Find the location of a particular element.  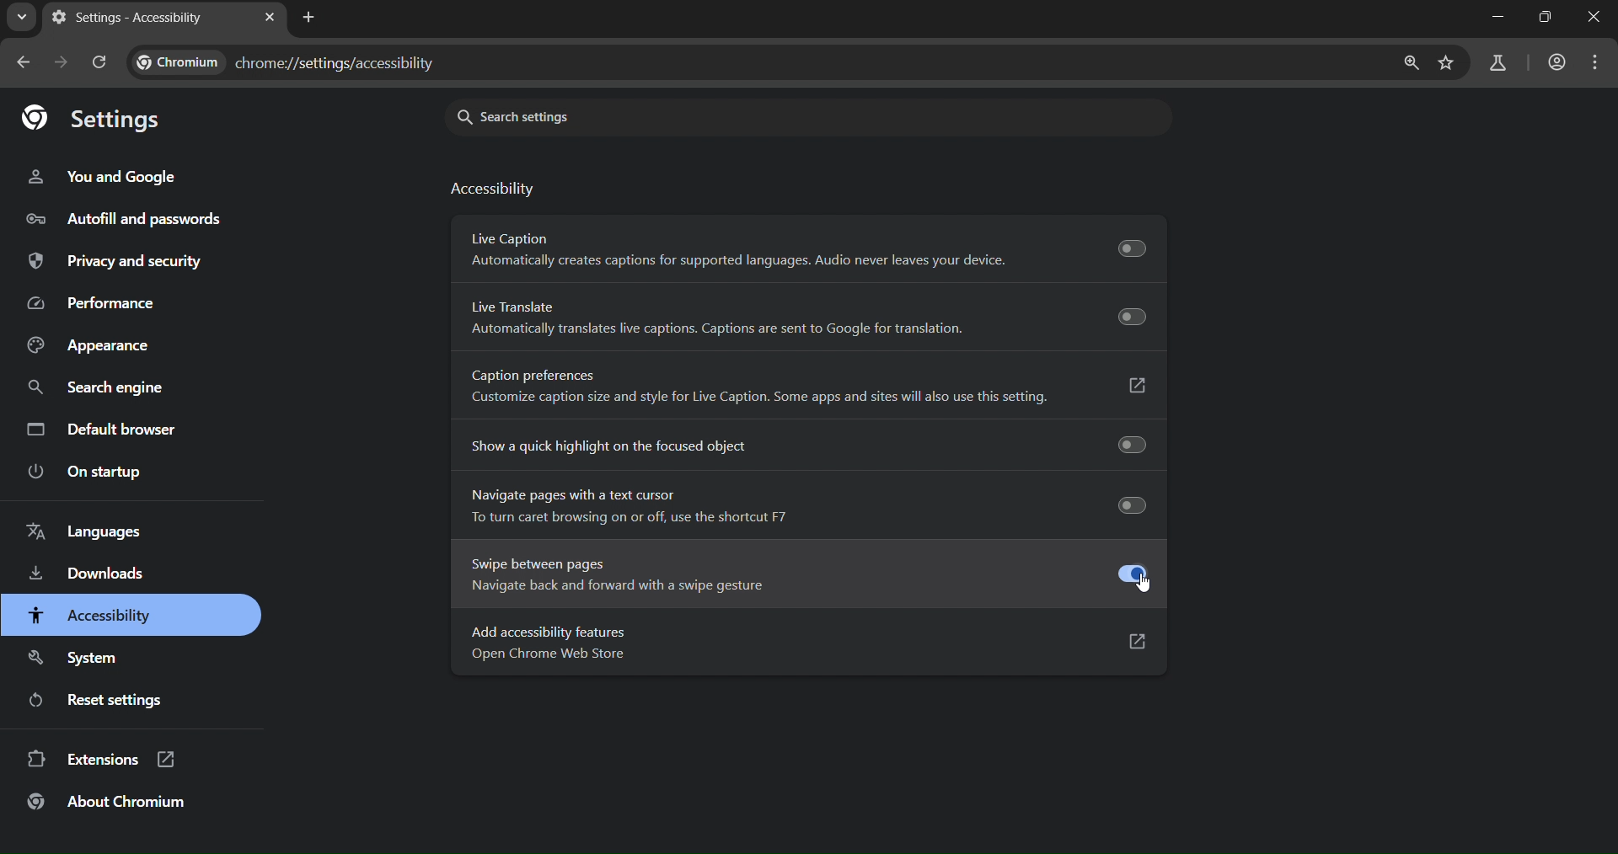

accessiblity is located at coordinates (90, 616).